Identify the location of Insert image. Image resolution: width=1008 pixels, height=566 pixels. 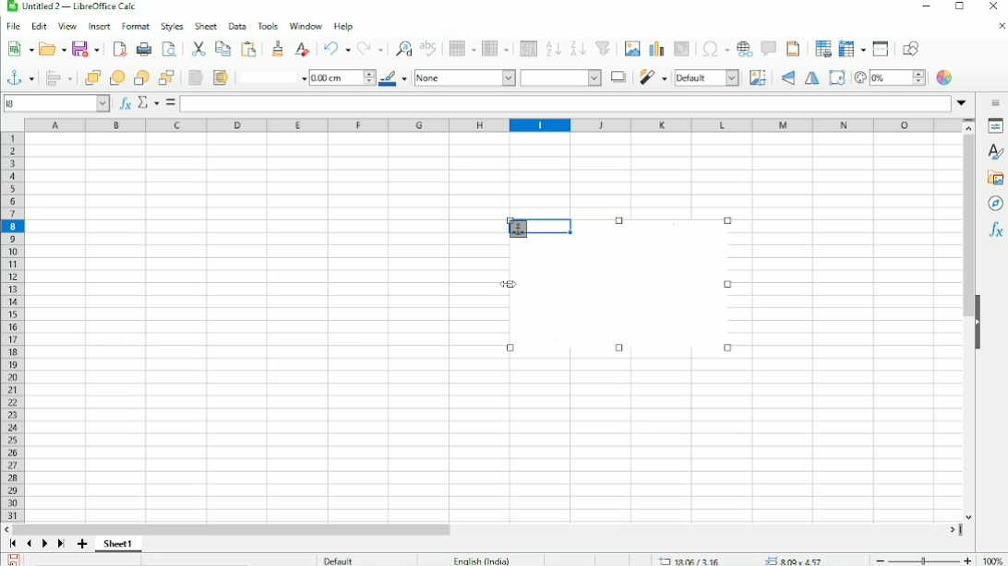
(631, 49).